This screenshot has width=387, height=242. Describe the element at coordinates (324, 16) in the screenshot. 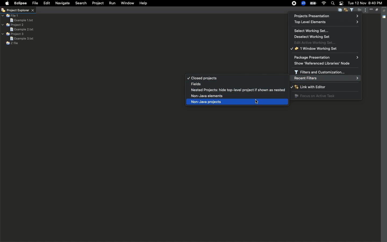

I see `Project presentation` at that location.